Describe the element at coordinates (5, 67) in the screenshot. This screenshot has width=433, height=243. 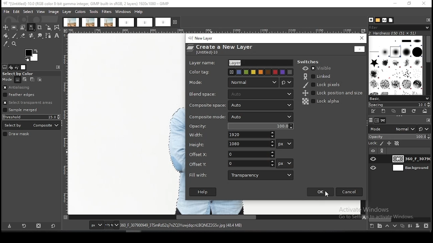
I see `tool options` at that location.